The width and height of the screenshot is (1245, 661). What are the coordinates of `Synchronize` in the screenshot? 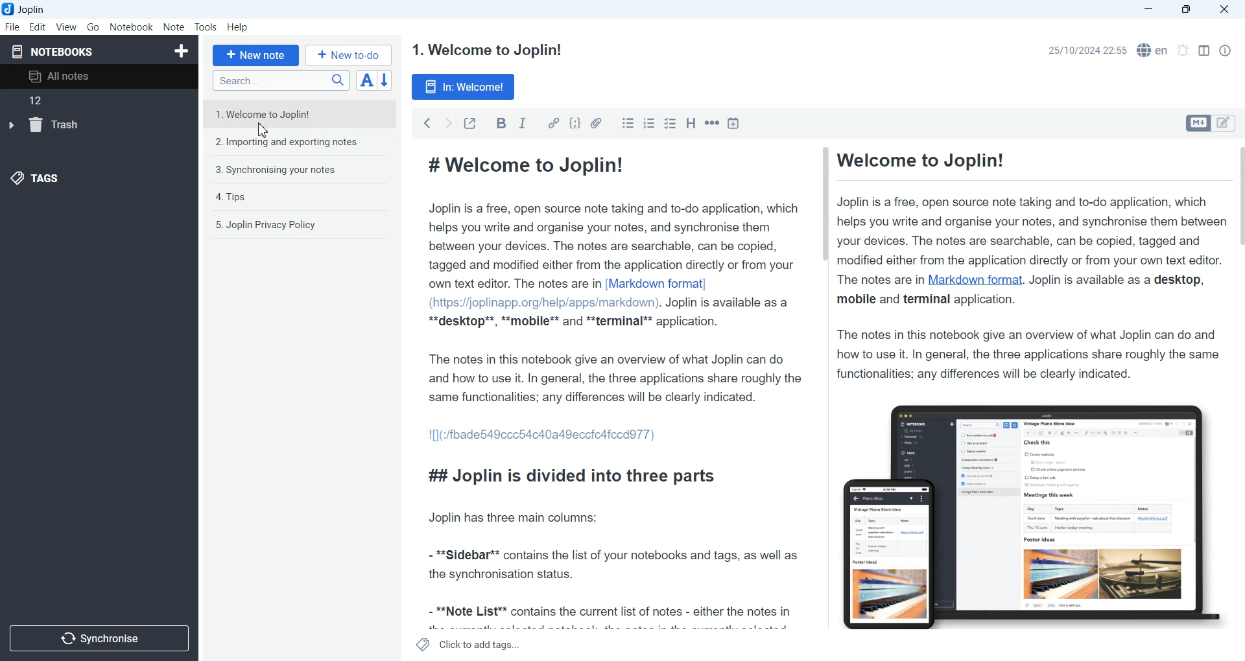 It's located at (99, 637).